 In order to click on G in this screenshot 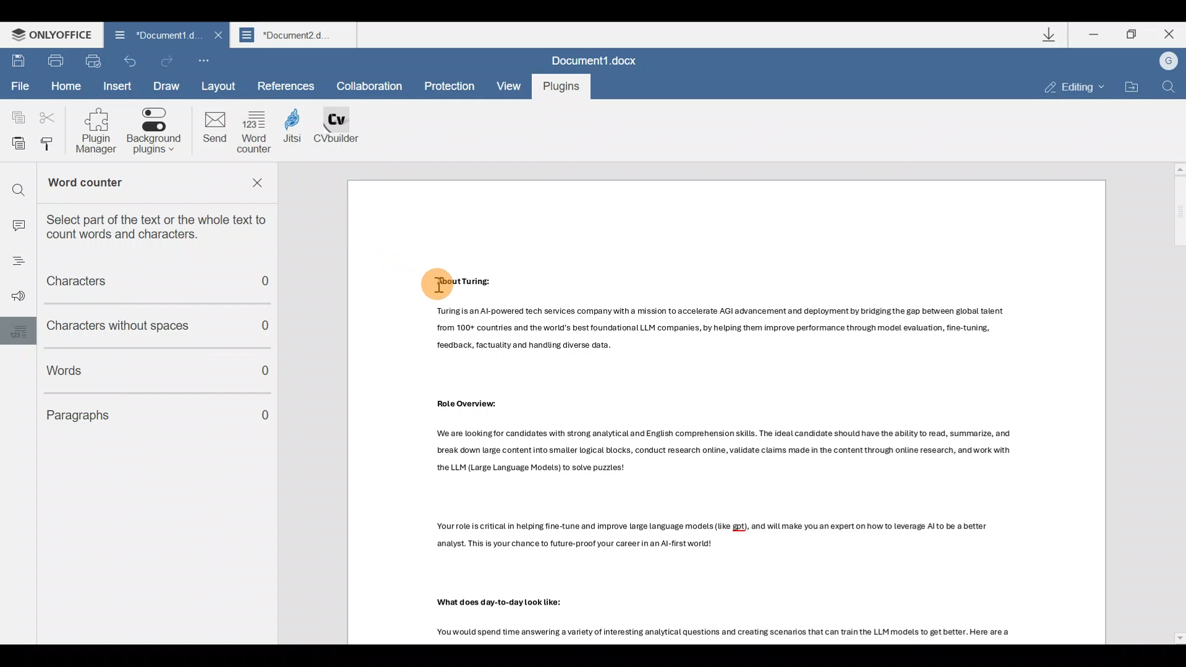, I will do `click(1163, 61)`.